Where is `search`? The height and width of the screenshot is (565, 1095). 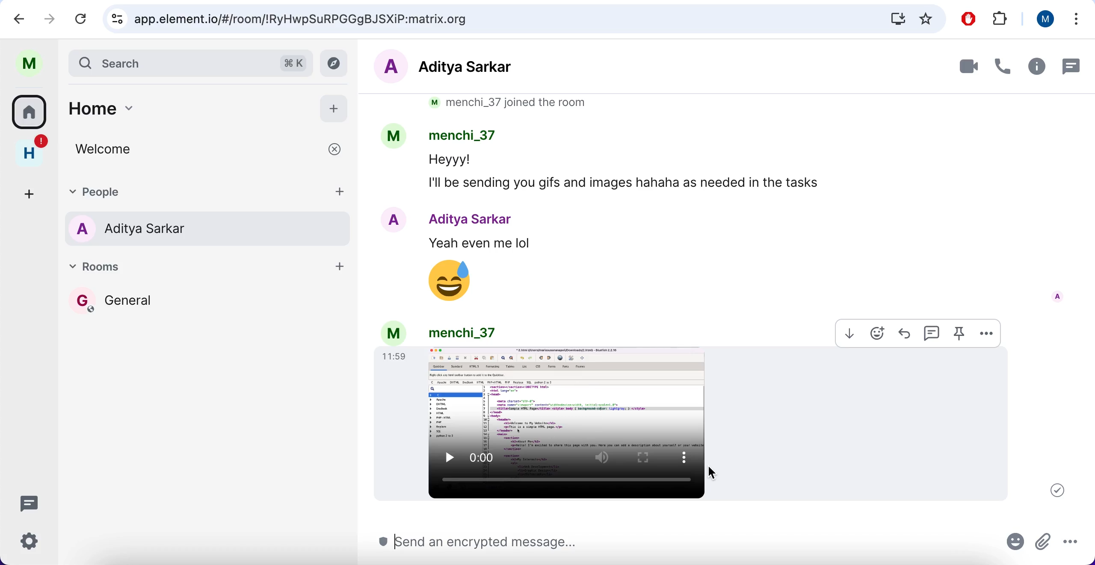 search is located at coordinates (192, 62).